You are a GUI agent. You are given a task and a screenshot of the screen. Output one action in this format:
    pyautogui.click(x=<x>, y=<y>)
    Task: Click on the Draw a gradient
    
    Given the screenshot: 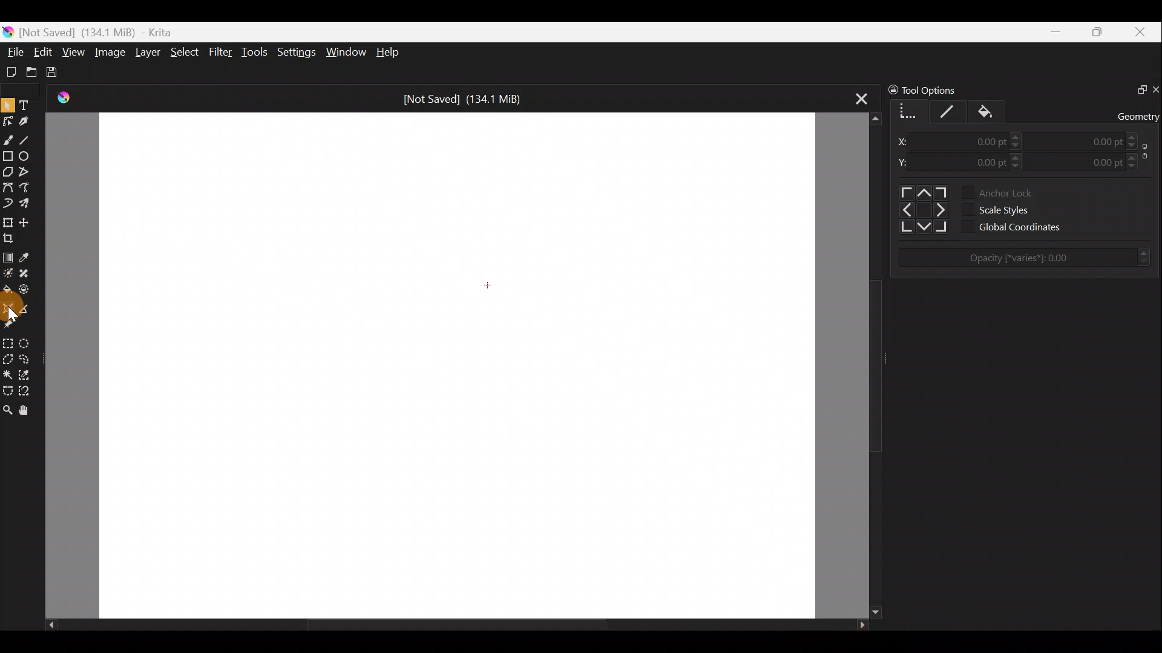 What is the action you would take?
    pyautogui.click(x=8, y=256)
    